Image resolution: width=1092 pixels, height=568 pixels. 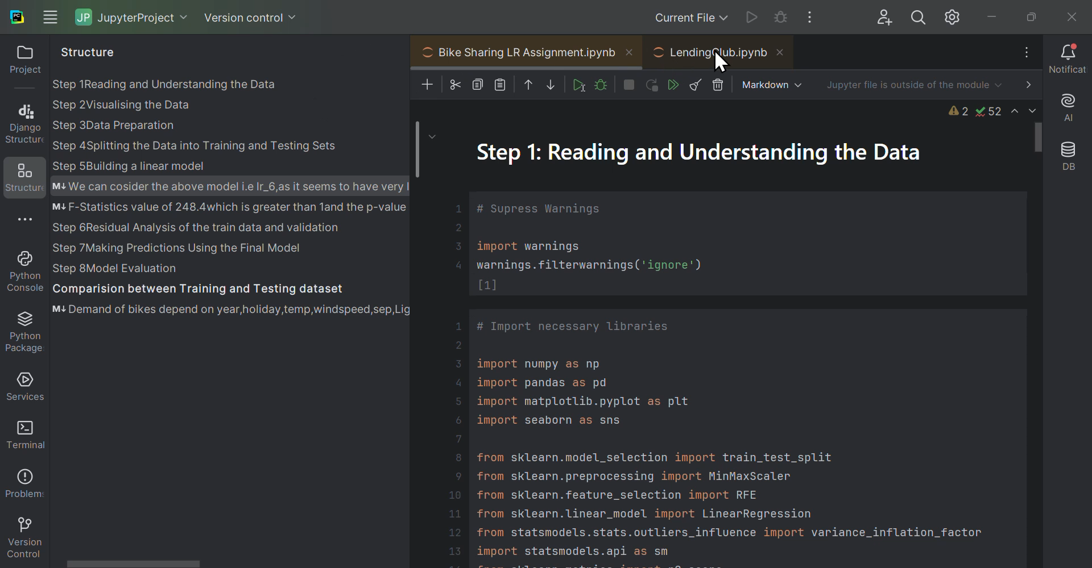 I want to click on Debug cell, so click(x=604, y=86).